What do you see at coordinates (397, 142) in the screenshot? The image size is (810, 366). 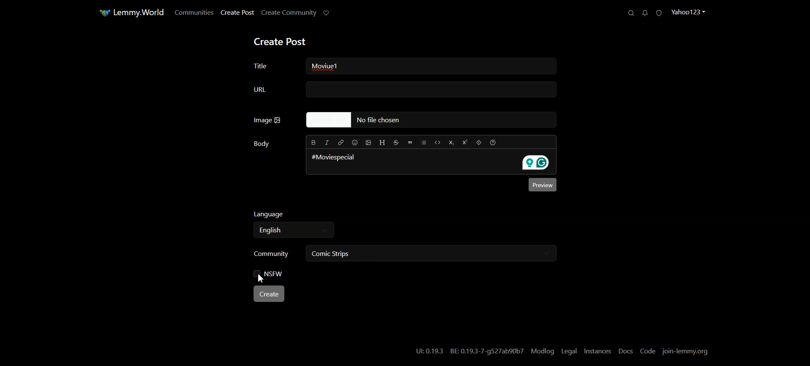 I see `Strikethrough` at bounding box center [397, 142].